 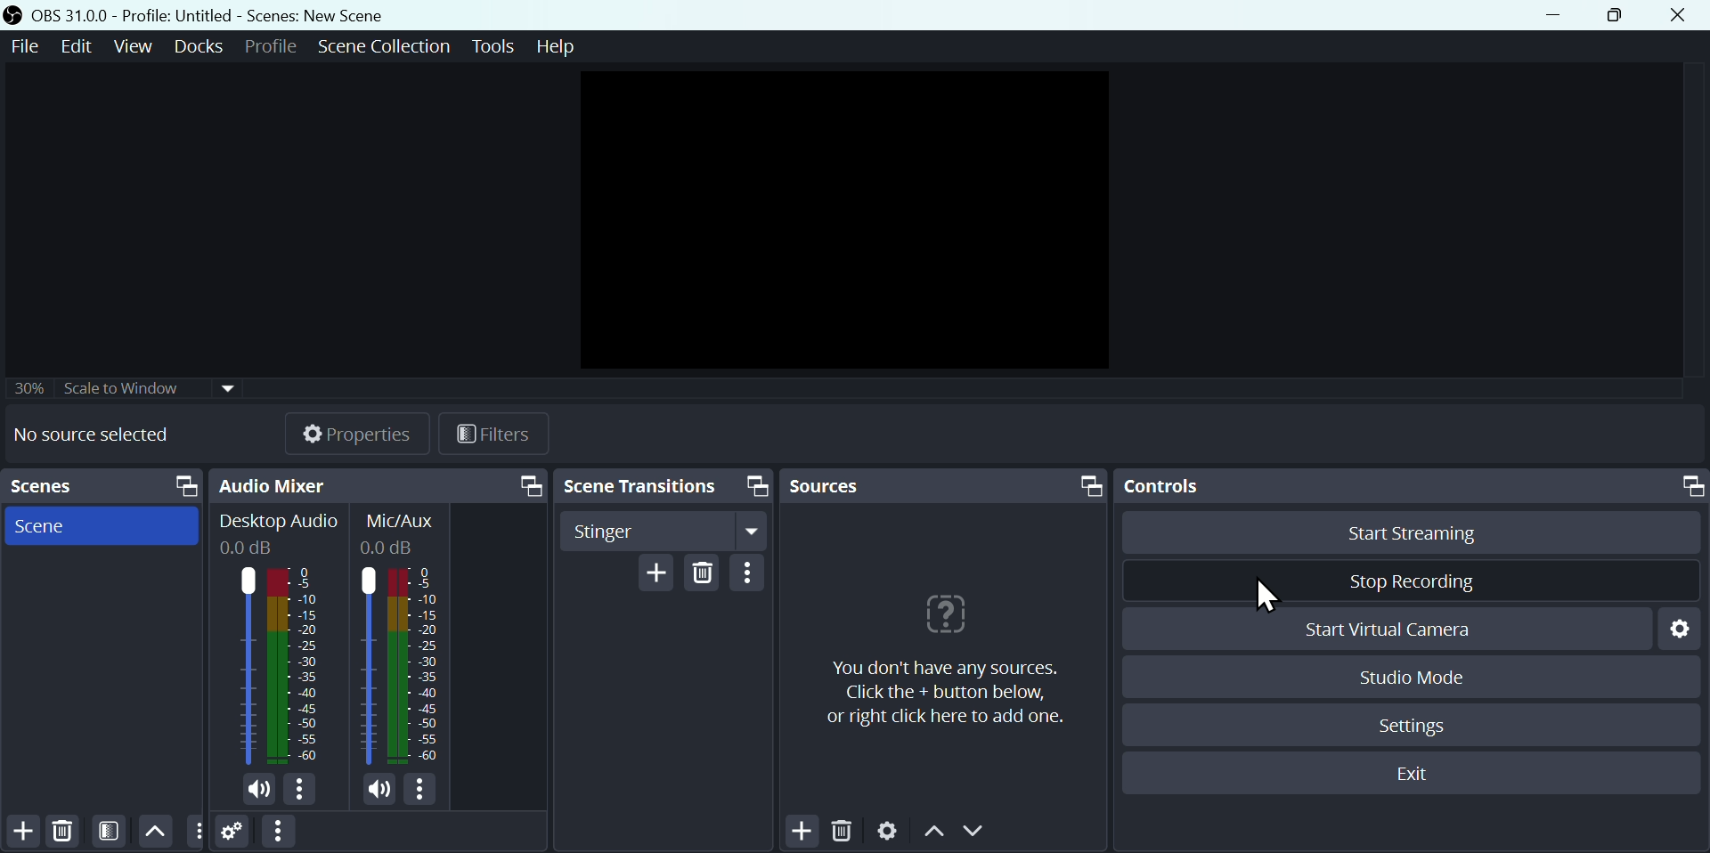 I want to click on Start streaming , so click(x=1429, y=533).